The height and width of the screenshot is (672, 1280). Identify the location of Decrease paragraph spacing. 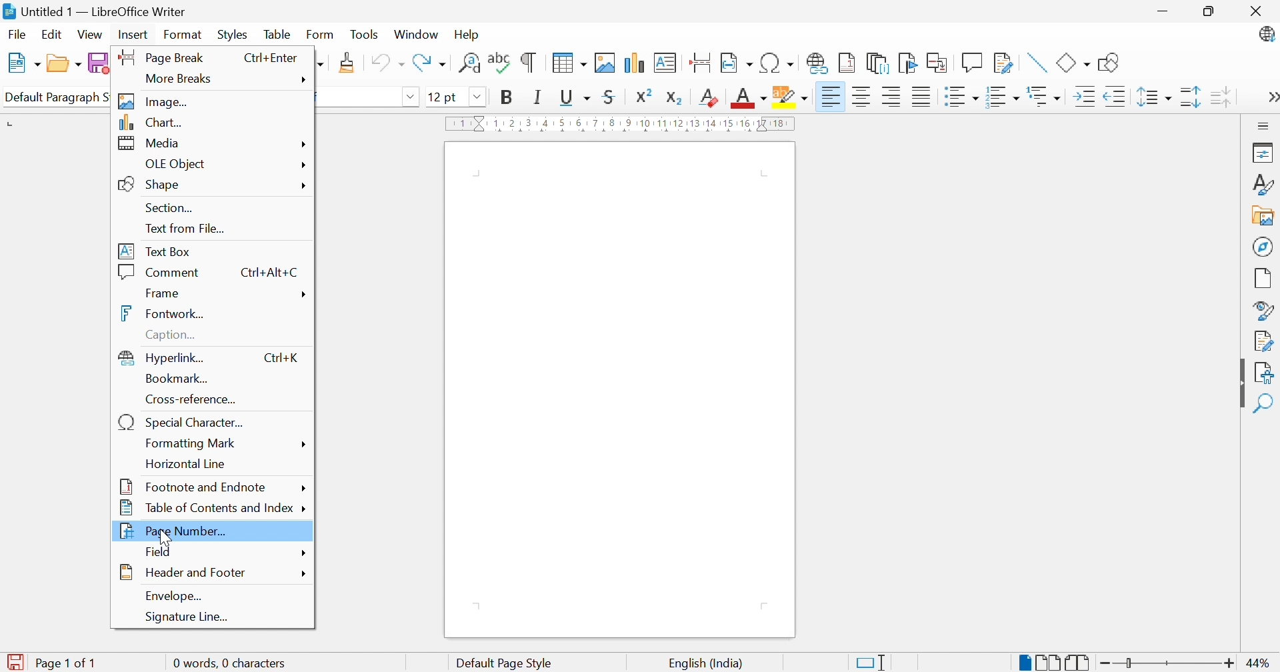
(1220, 95).